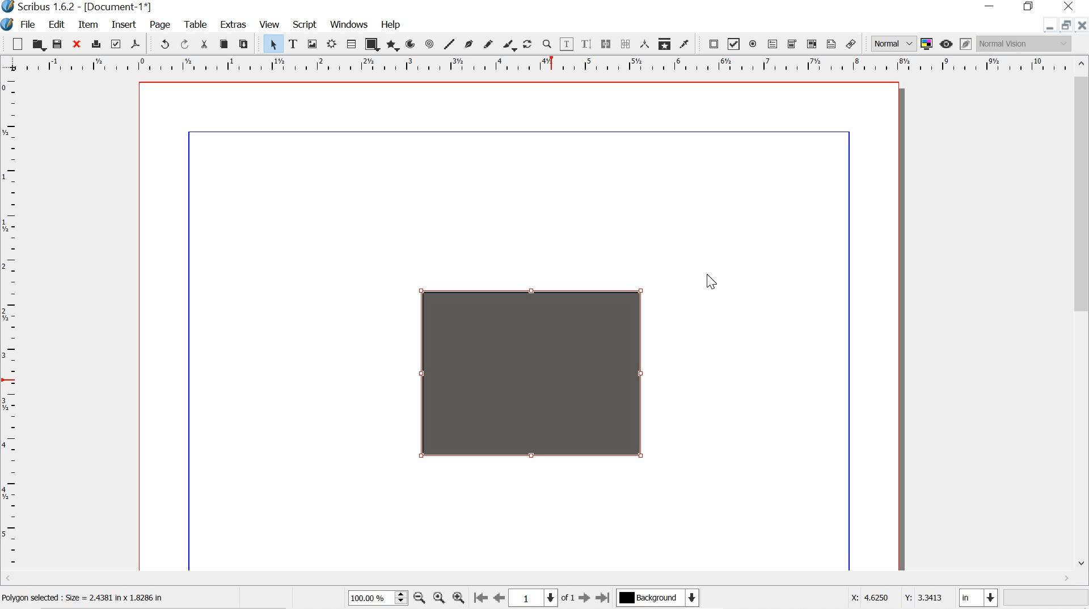 Image resolution: width=1089 pixels, height=609 pixels. Describe the element at coordinates (624, 44) in the screenshot. I see `unlink text frames` at that location.